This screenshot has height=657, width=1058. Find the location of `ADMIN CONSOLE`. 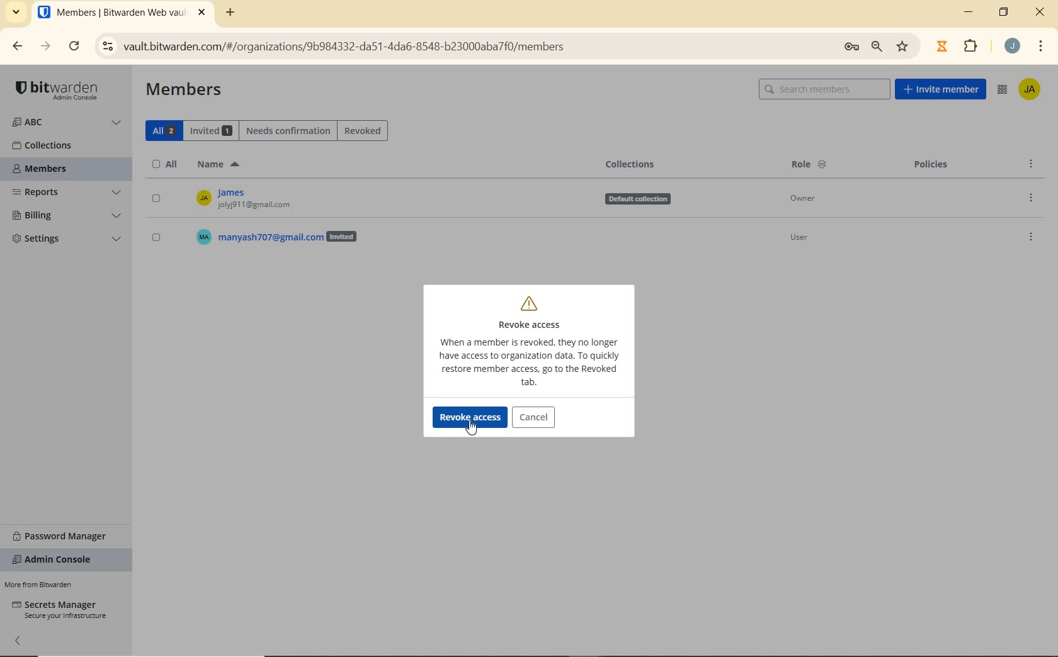

ADMIN CONSOLE is located at coordinates (1002, 91).